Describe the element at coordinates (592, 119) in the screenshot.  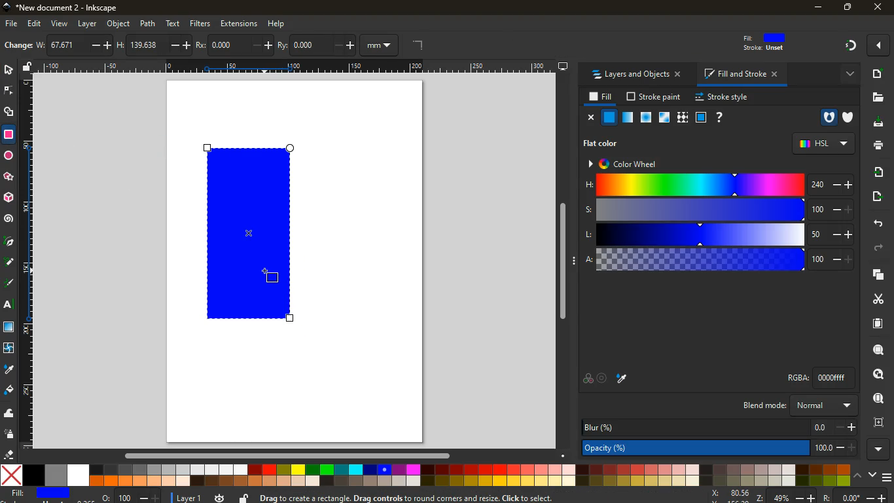
I see `close` at that location.